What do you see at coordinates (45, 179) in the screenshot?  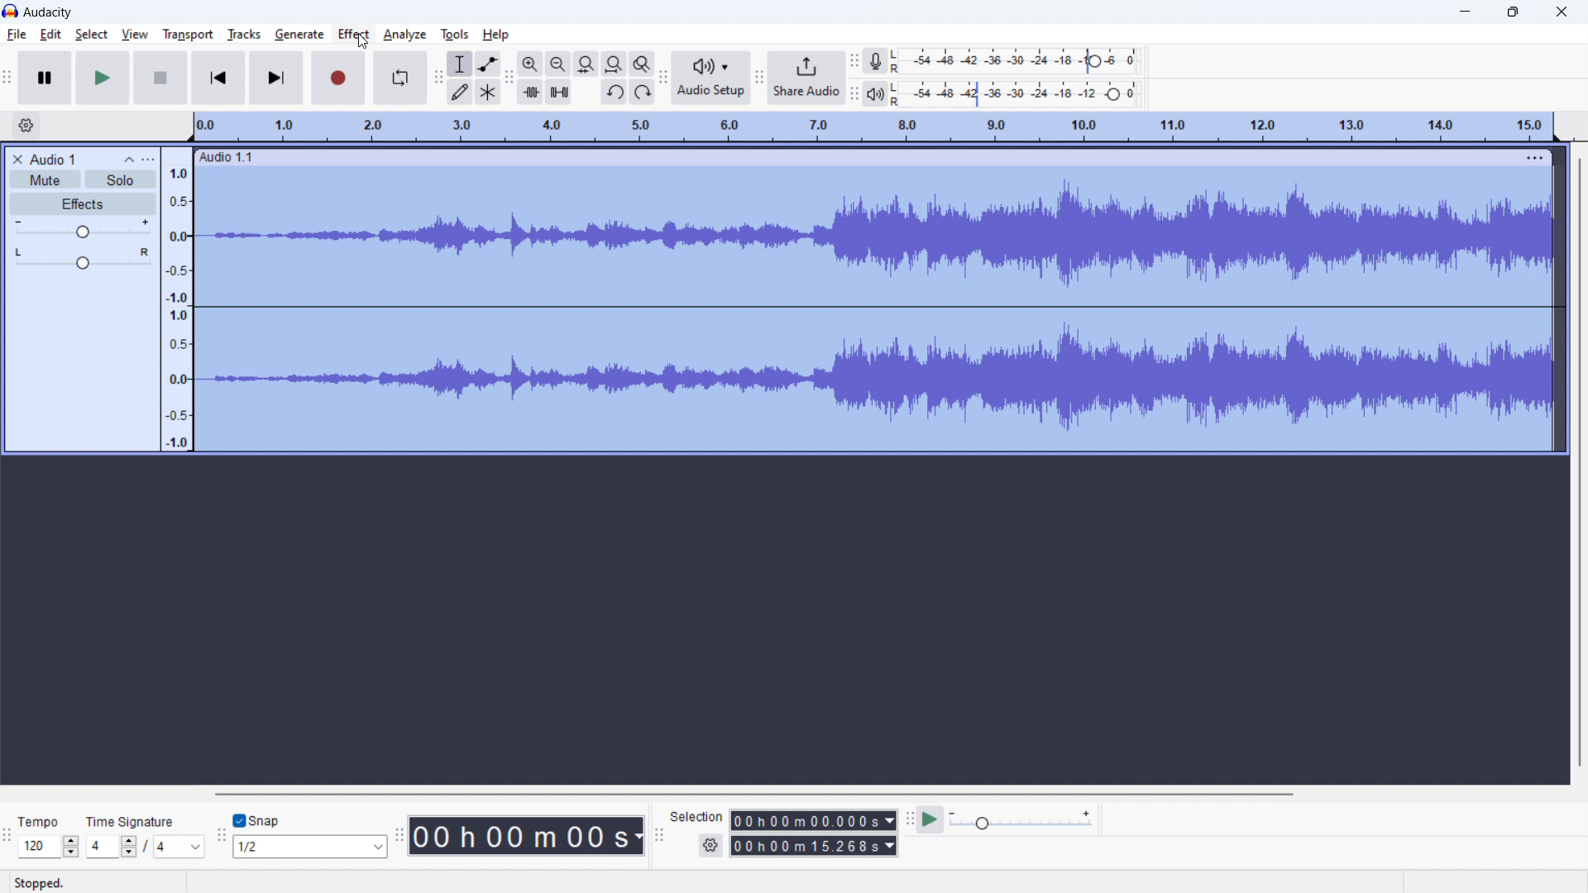 I see `mute` at bounding box center [45, 179].